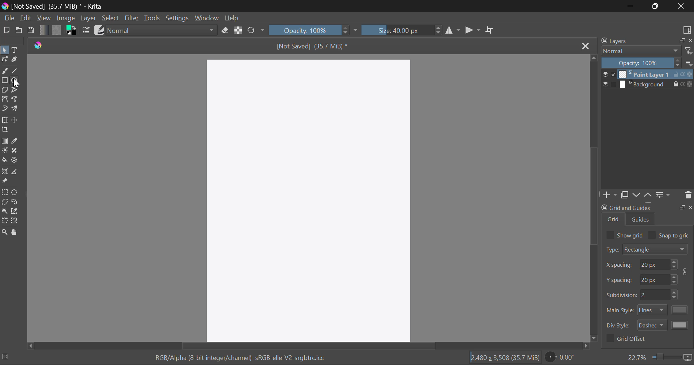  I want to click on Polyline, so click(15, 89).